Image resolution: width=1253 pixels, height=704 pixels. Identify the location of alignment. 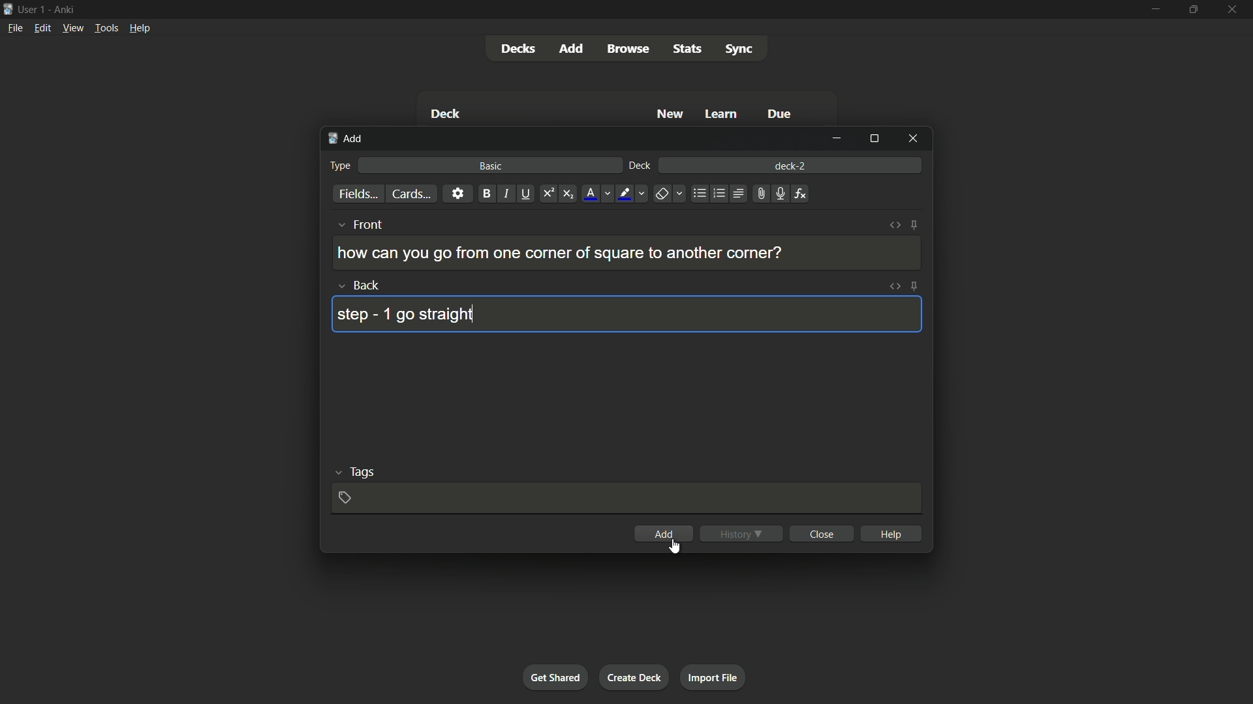
(739, 193).